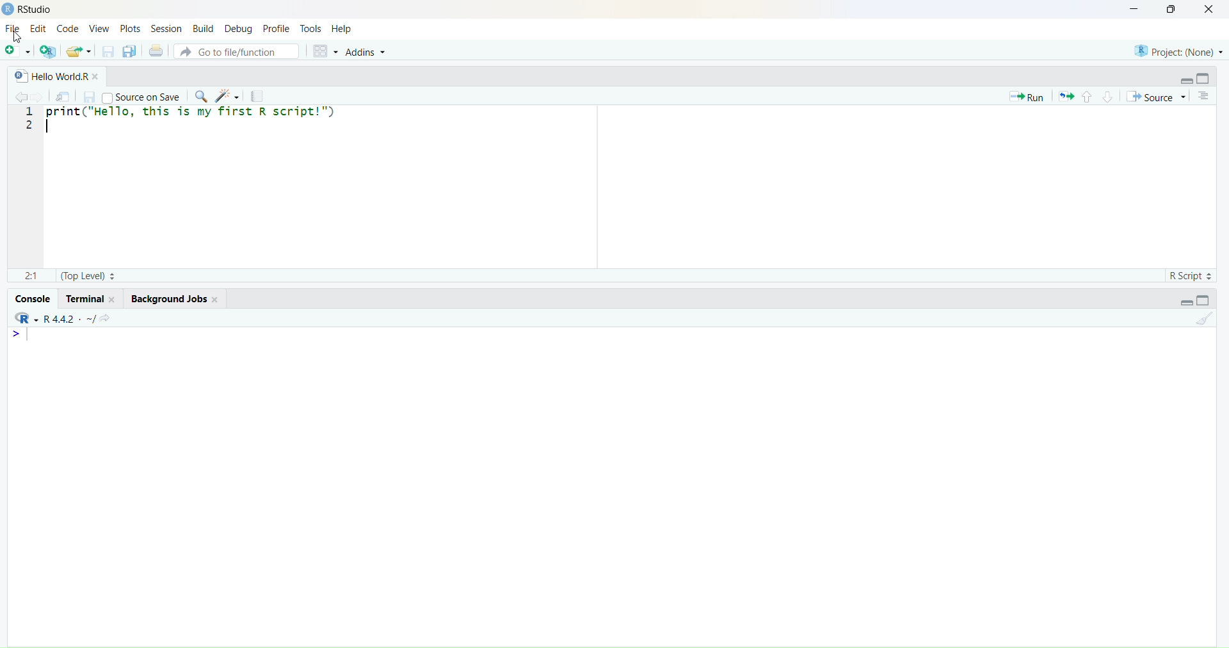 The width and height of the screenshot is (1229, 648). Describe the element at coordinates (1187, 81) in the screenshot. I see `Minimize` at that location.